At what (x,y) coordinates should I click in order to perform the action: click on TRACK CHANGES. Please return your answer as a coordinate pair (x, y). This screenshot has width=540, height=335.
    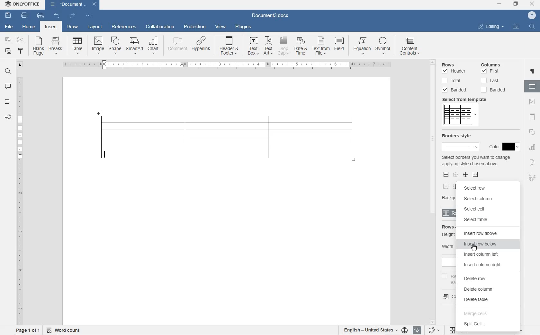
    Looking at the image, I should click on (433, 331).